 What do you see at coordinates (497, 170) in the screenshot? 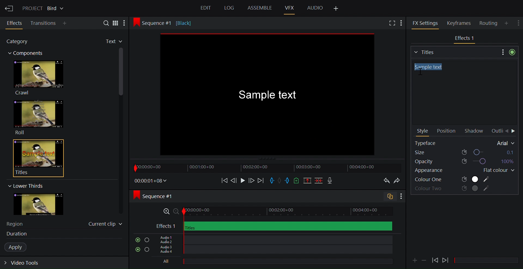
I see `Flat colour` at bounding box center [497, 170].